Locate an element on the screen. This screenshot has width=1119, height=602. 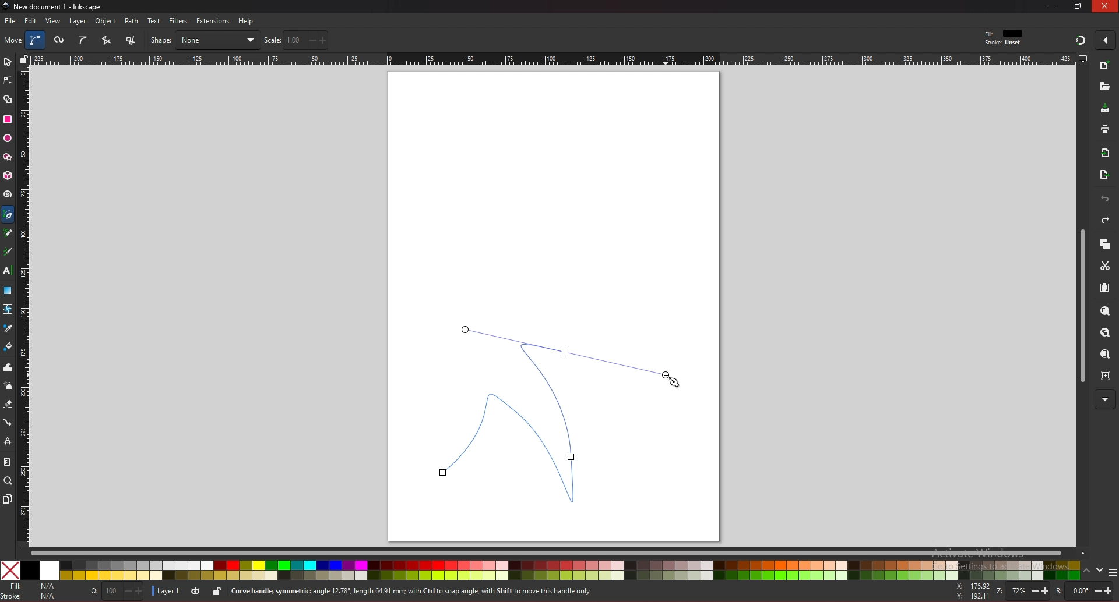
stroke is located at coordinates (31, 596).